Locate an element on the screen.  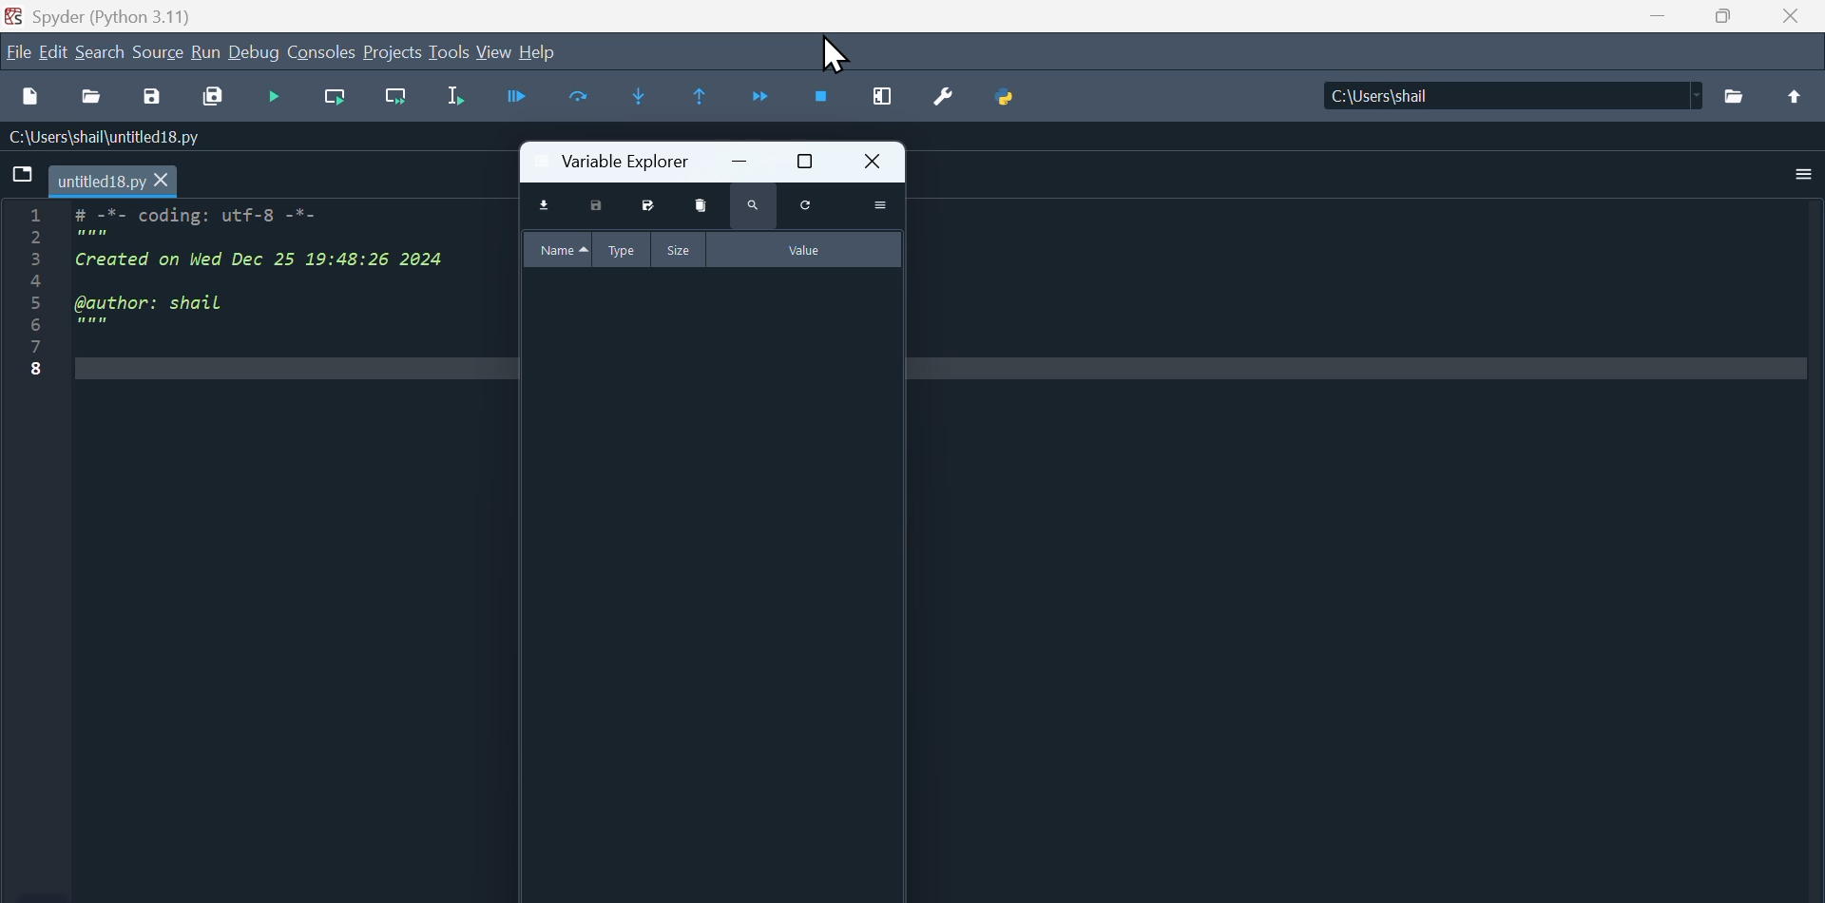
Tools is located at coordinates (448, 53).